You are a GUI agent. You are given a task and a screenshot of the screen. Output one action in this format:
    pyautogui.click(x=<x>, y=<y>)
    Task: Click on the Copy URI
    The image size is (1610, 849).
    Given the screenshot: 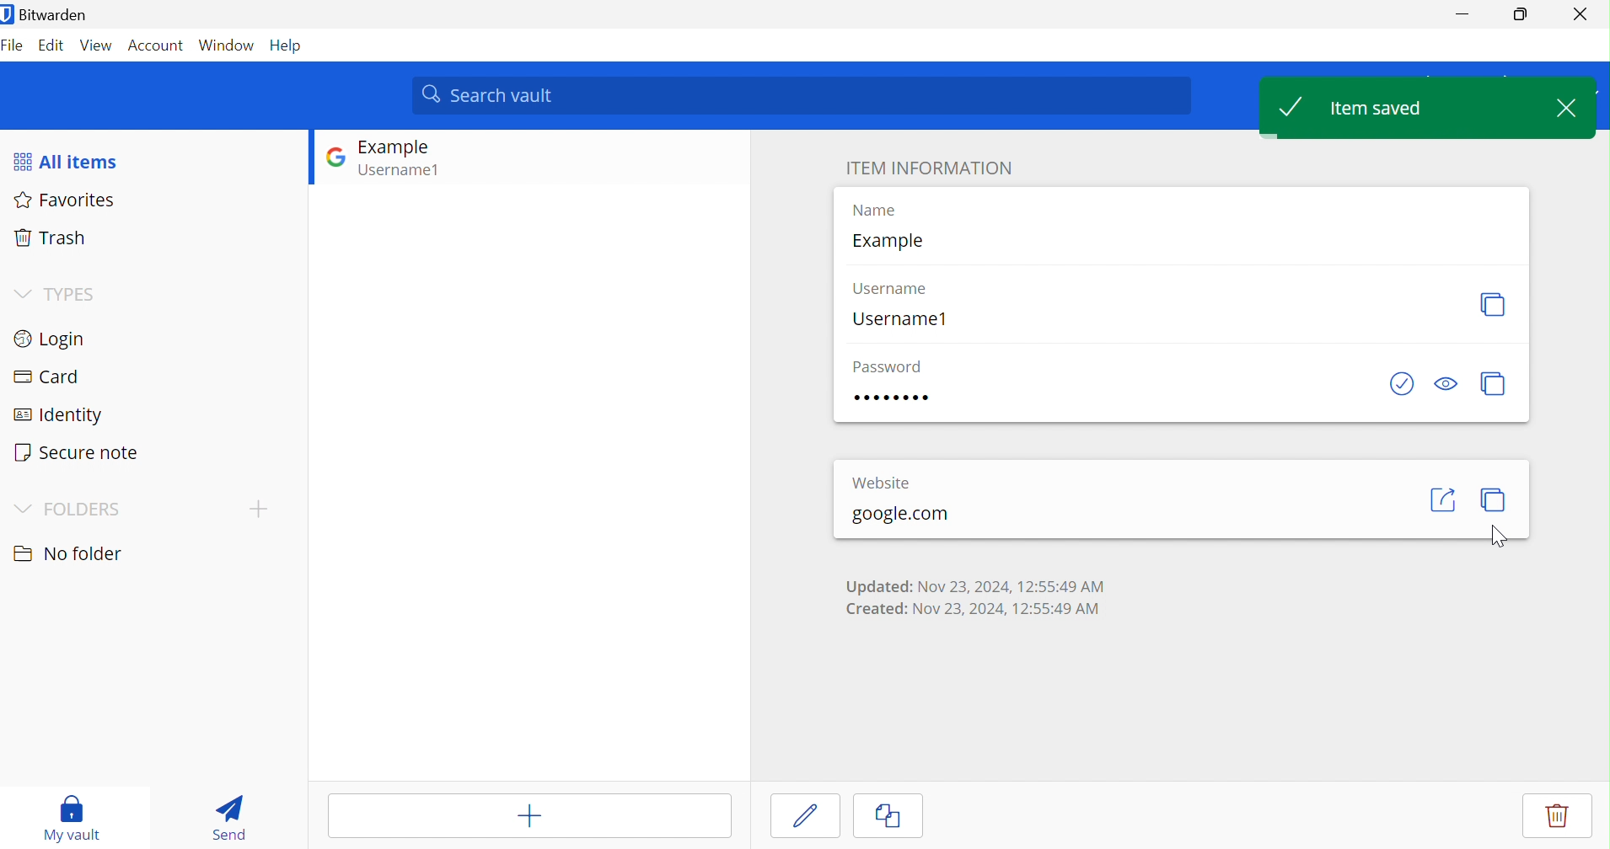 What is the action you would take?
    pyautogui.click(x=1497, y=501)
    